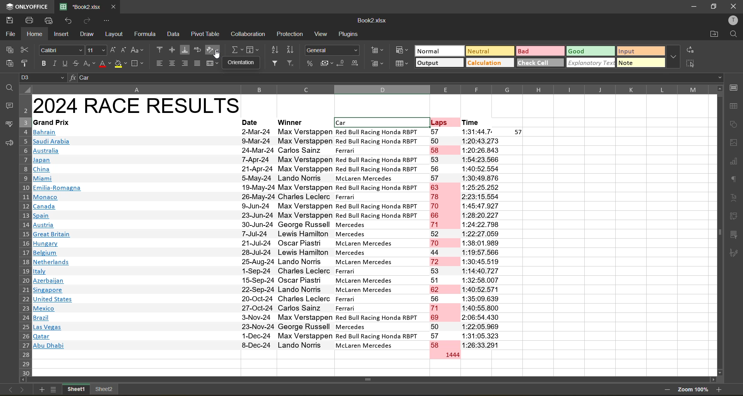  What do you see at coordinates (666, 389) in the screenshot?
I see `zoom out` at bounding box center [666, 389].